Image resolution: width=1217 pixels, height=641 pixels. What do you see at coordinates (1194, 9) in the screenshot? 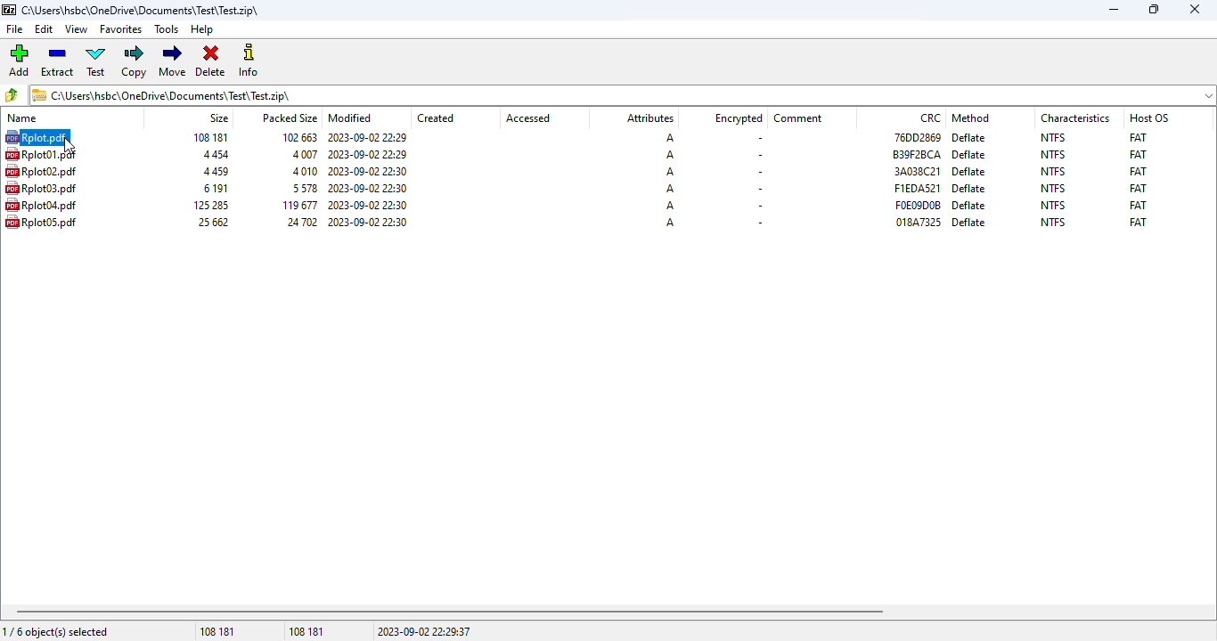
I see `close` at bounding box center [1194, 9].